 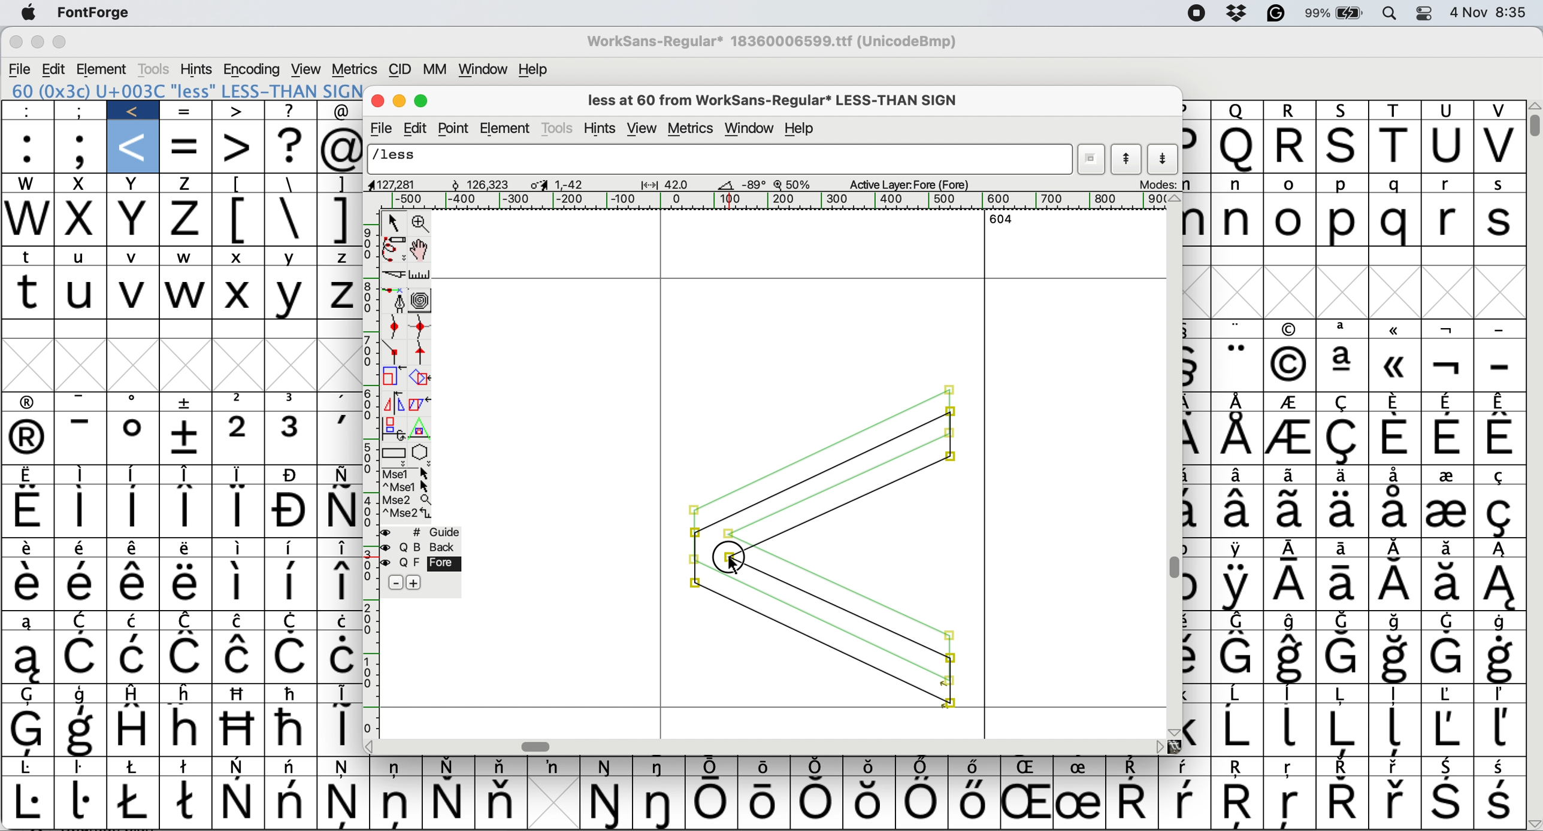 What do you see at coordinates (1445, 730) in the screenshot?
I see `Symbol` at bounding box center [1445, 730].